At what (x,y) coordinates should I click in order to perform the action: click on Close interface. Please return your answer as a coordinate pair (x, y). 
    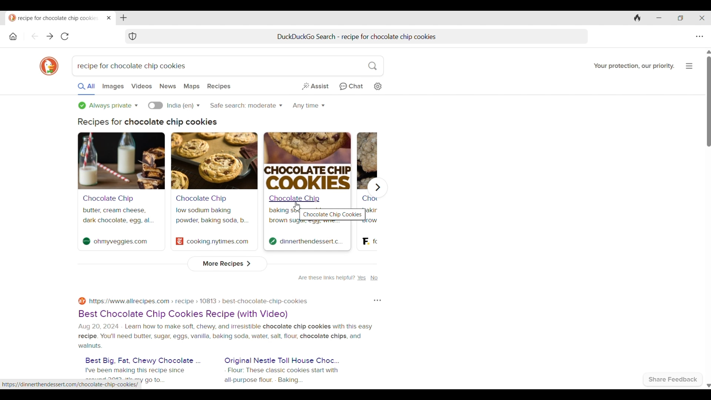
    Looking at the image, I should click on (701, 19).